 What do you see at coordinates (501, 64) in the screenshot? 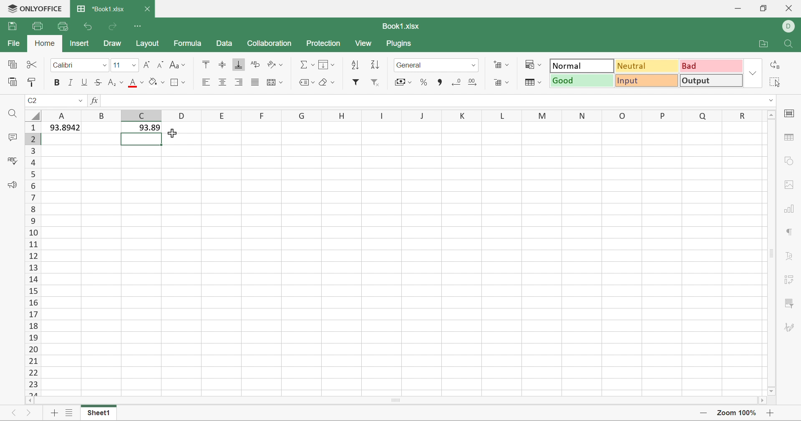
I see `Insert cells` at bounding box center [501, 64].